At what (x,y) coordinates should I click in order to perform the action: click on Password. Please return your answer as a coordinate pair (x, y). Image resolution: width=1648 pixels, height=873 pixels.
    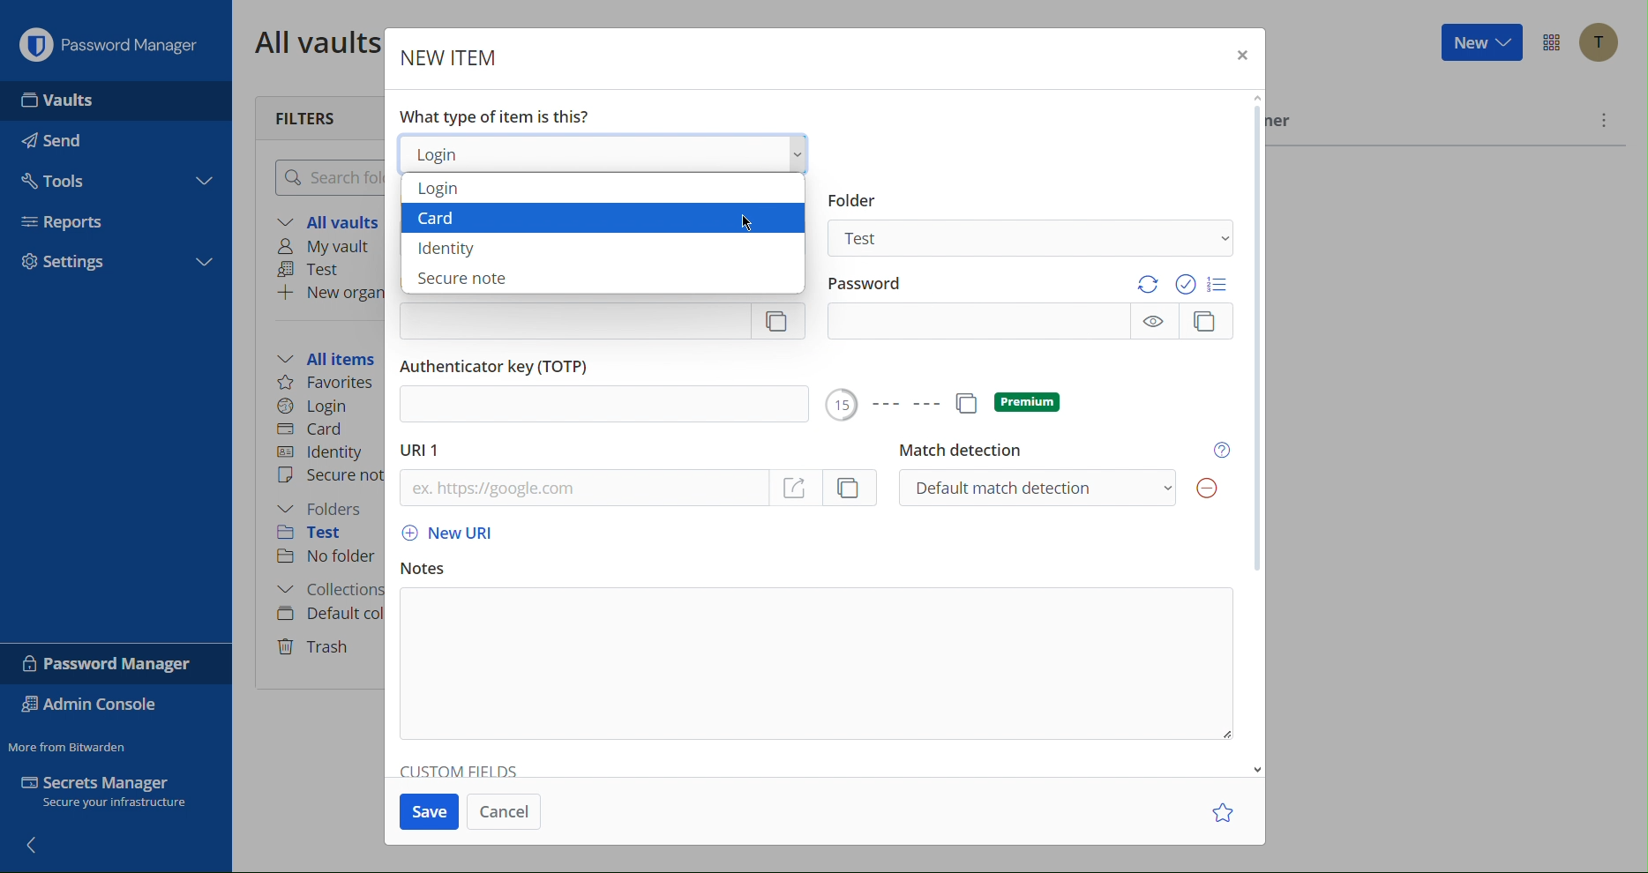
    Looking at the image, I should click on (862, 283).